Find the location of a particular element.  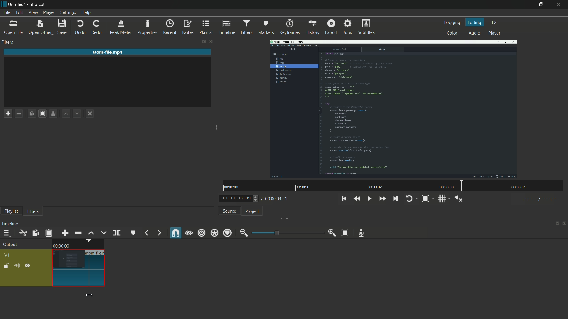

imported file name is located at coordinates (108, 52).